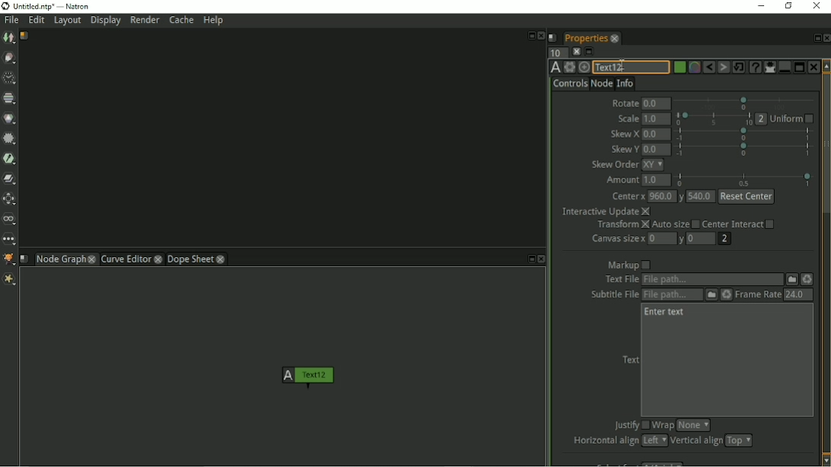  Describe the element at coordinates (37, 21) in the screenshot. I see `Edit` at that location.